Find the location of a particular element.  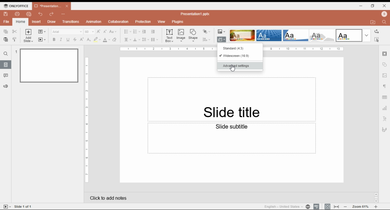

increment font size is located at coordinates (98, 31).